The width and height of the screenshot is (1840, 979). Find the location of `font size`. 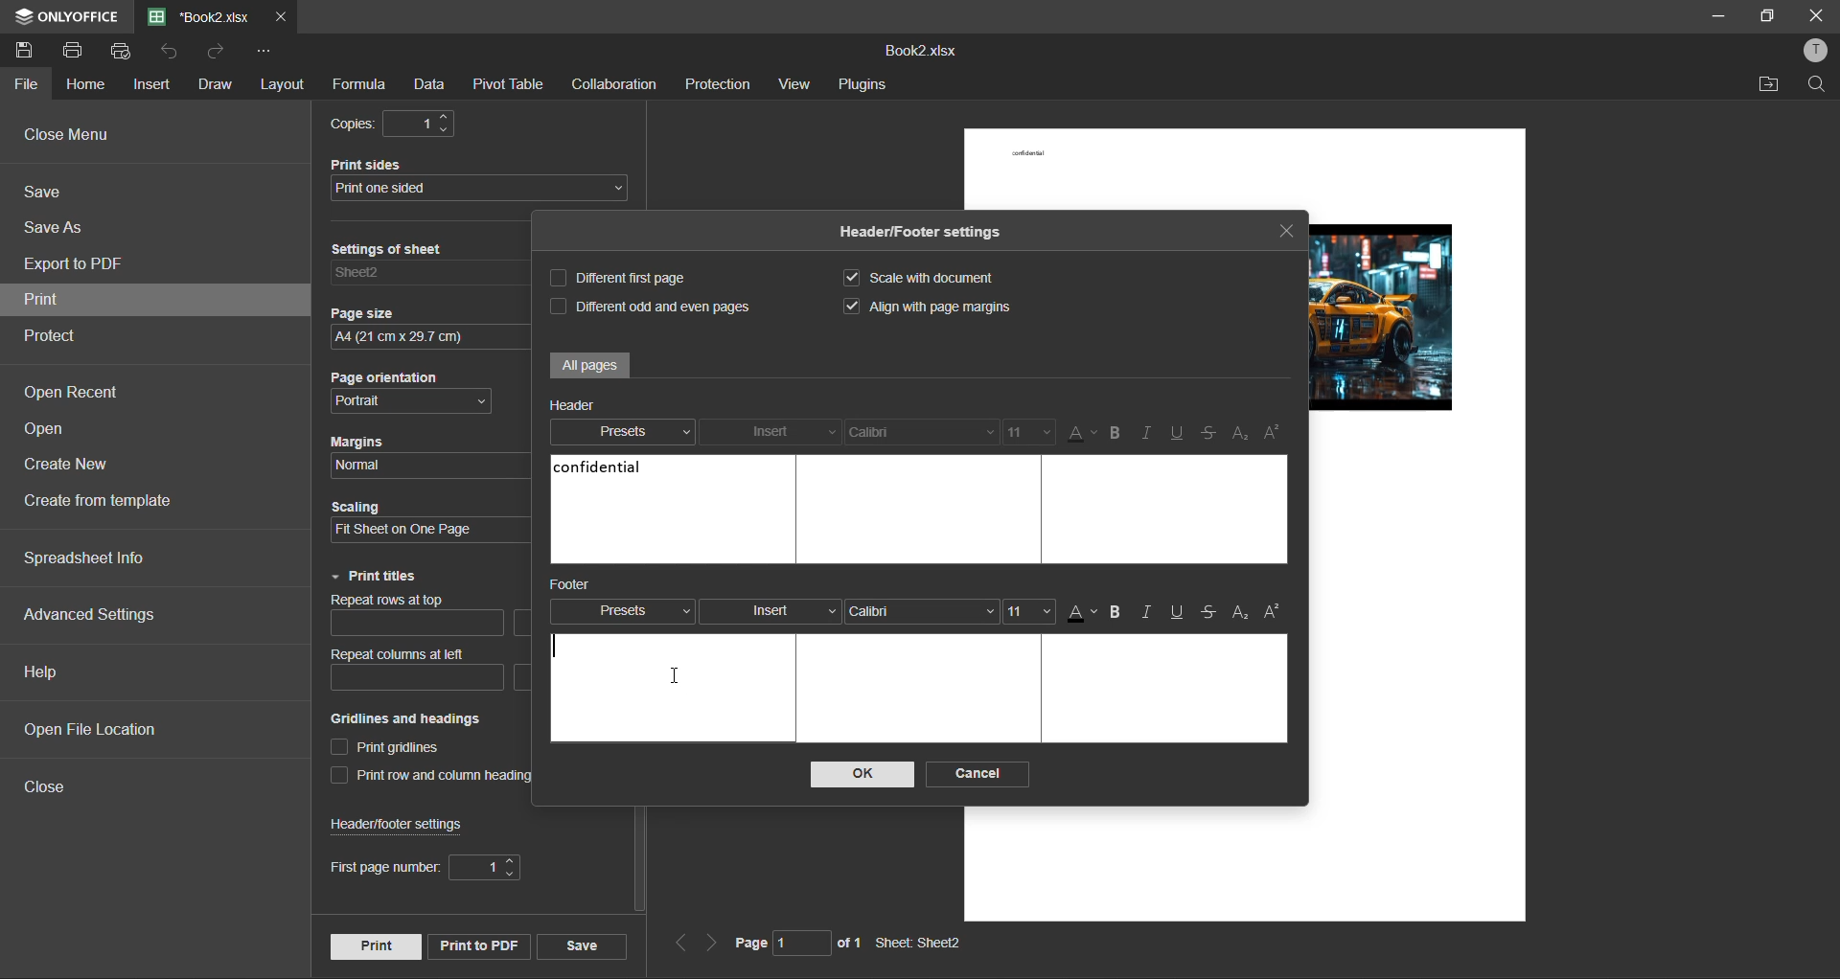

font size is located at coordinates (1031, 432).